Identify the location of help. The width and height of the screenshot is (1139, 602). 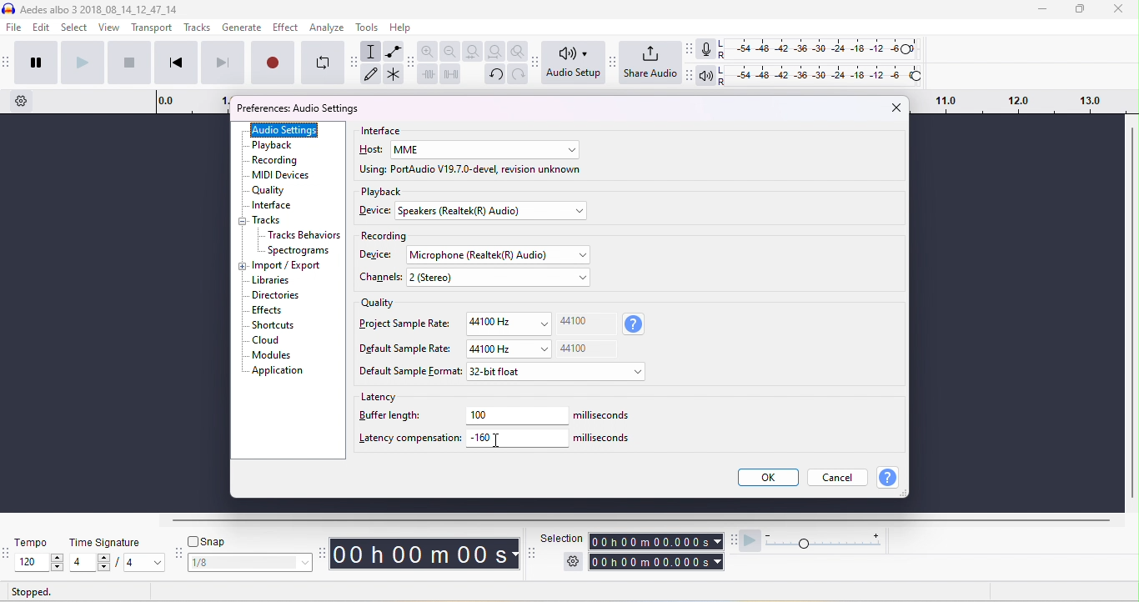
(400, 27).